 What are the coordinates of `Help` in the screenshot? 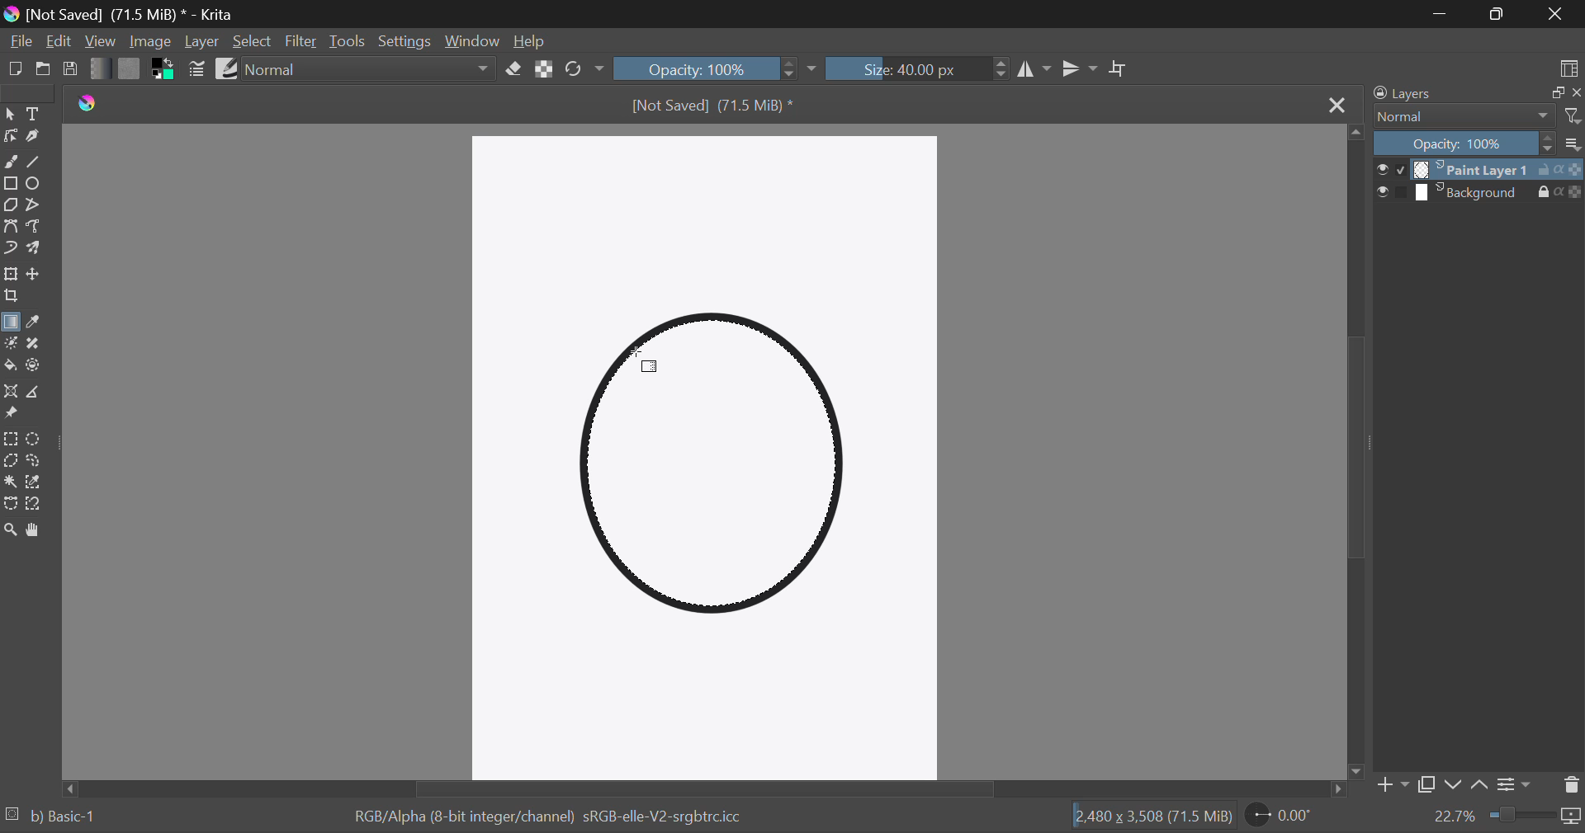 It's located at (533, 41).